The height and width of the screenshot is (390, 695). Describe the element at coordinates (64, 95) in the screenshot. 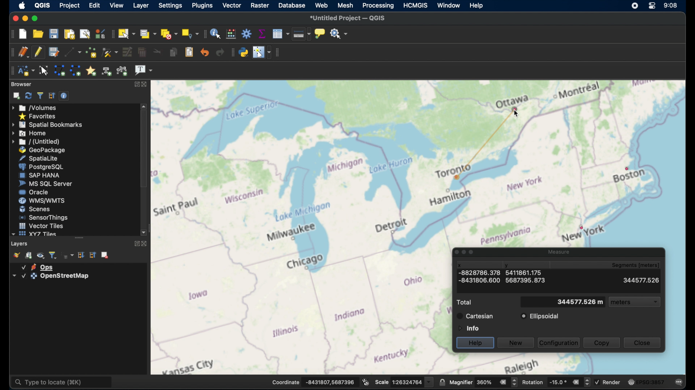

I see `enable/disable properties widget` at that location.